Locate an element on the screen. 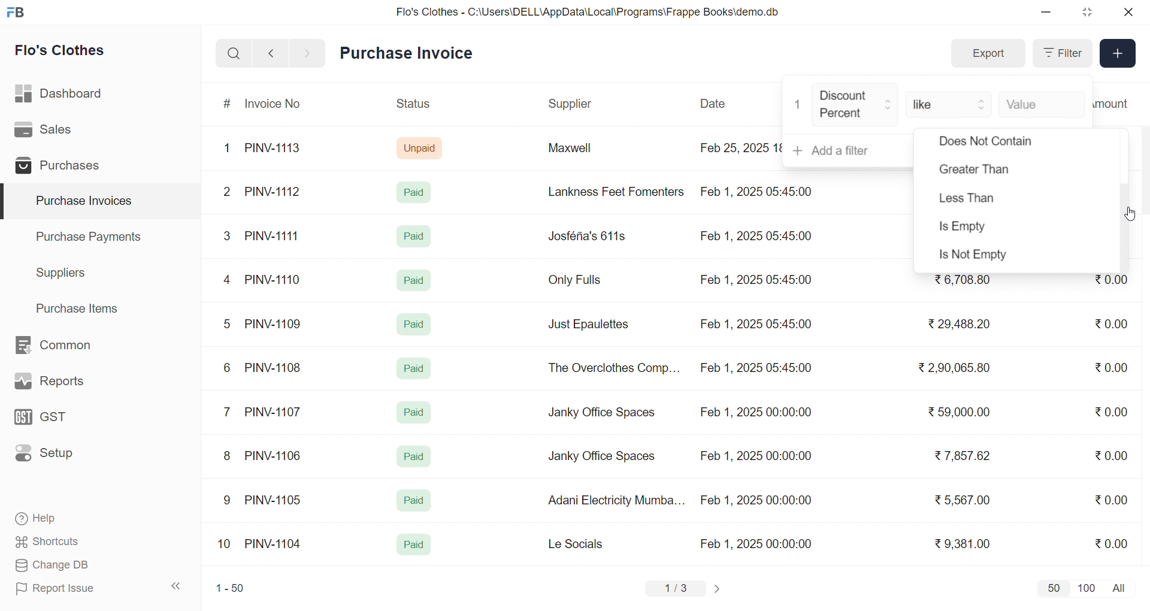 Image resolution: width=1150 pixels, height=611 pixels. Change DB is located at coordinates (75, 565).